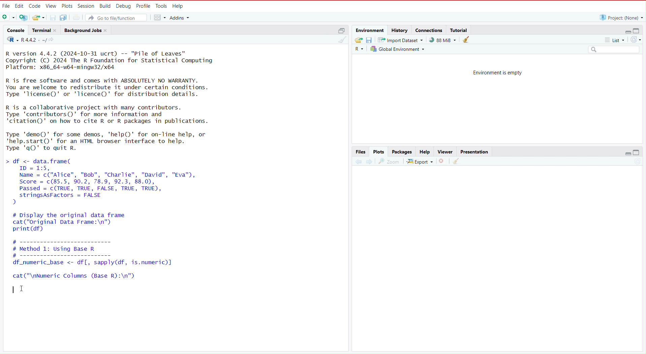 This screenshot has height=354, width=646. What do you see at coordinates (19, 5) in the screenshot?
I see `Edit` at bounding box center [19, 5].